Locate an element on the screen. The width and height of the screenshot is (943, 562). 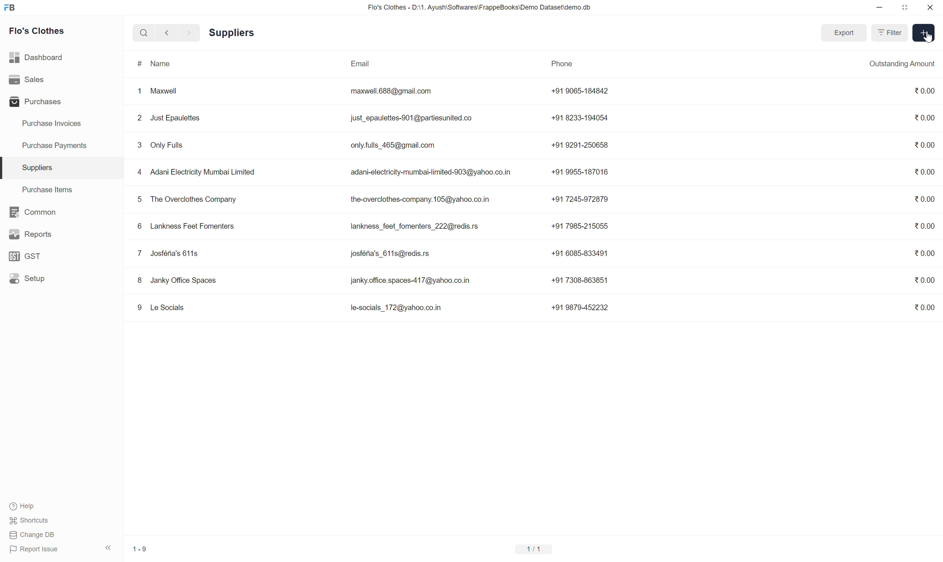
le-socials_172@yahoo.co.in is located at coordinates (397, 308).